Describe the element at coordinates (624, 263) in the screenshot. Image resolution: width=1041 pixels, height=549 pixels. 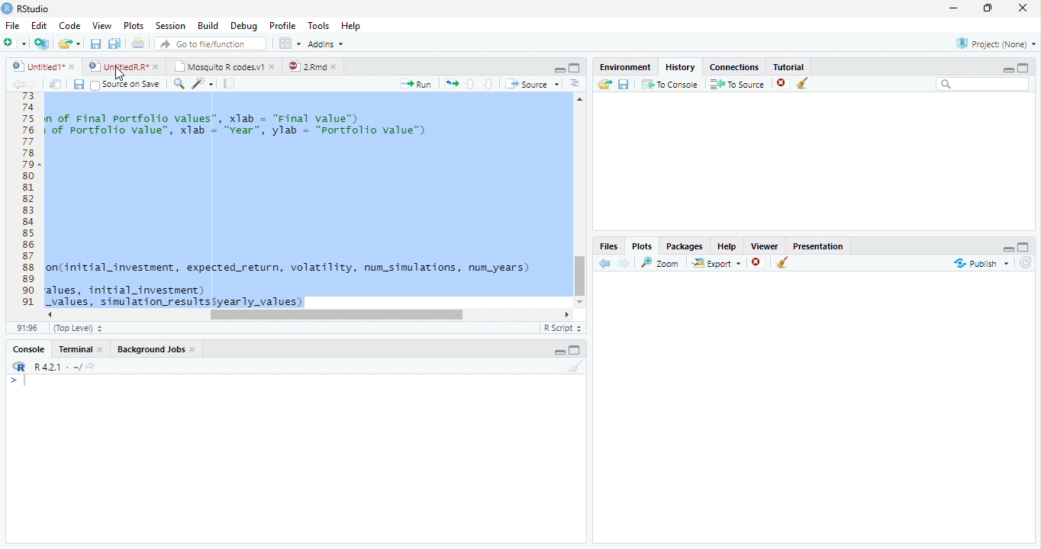
I see `Next Plot` at that location.